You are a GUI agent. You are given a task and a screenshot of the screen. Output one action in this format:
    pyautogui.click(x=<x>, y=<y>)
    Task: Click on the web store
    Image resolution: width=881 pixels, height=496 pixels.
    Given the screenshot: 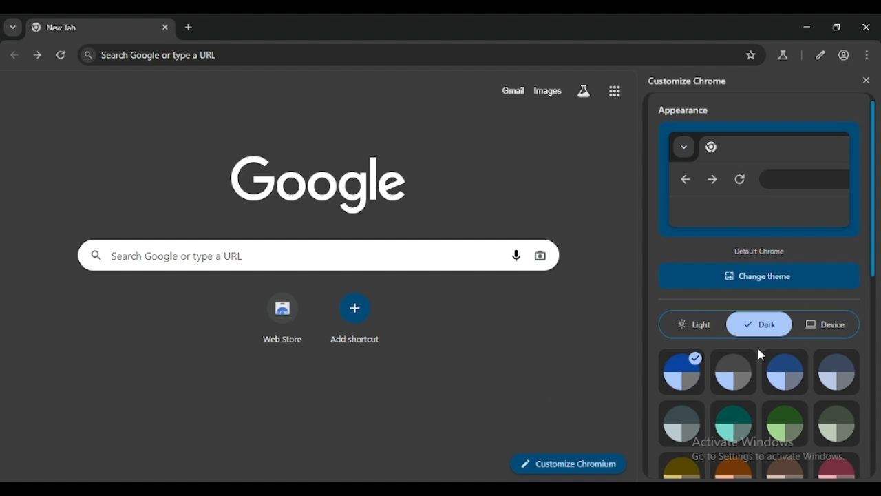 What is the action you would take?
    pyautogui.click(x=284, y=317)
    